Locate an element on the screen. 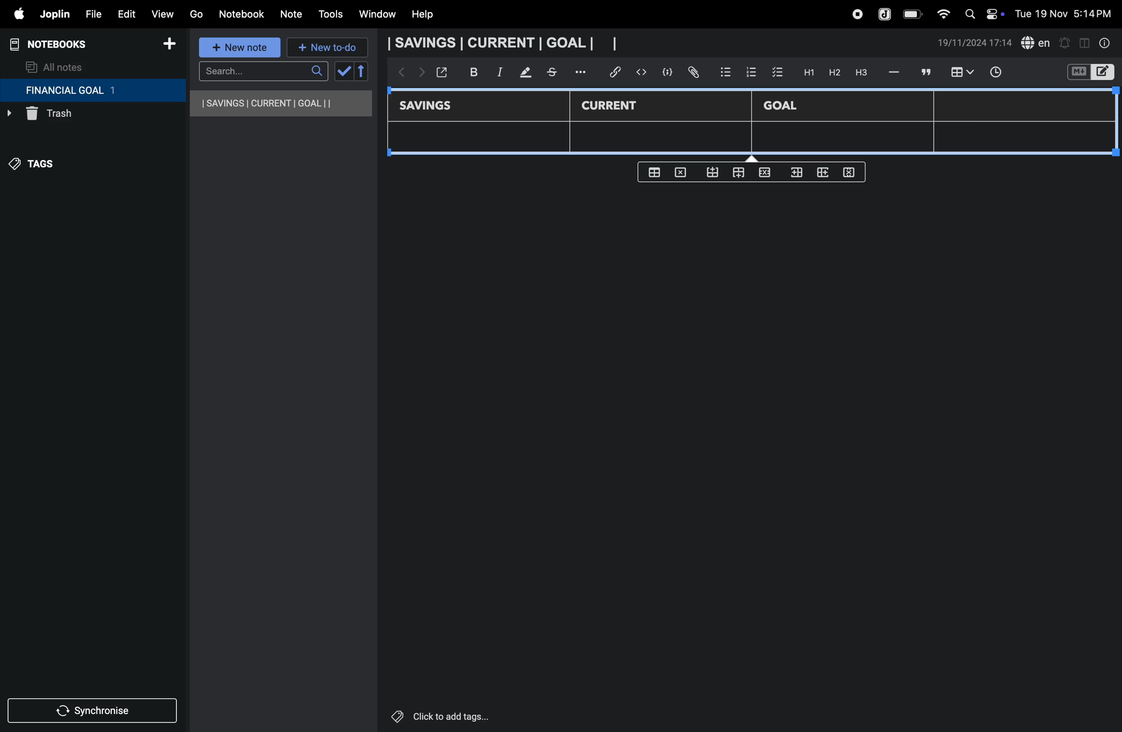  heading 3 is located at coordinates (861, 73).